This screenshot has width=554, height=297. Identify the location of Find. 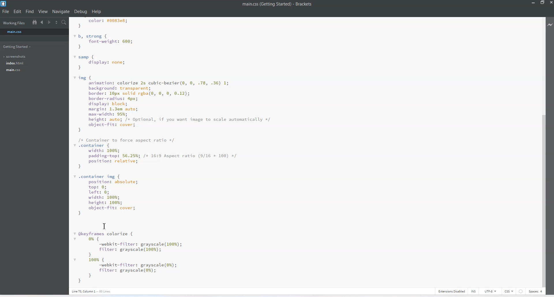
(30, 12).